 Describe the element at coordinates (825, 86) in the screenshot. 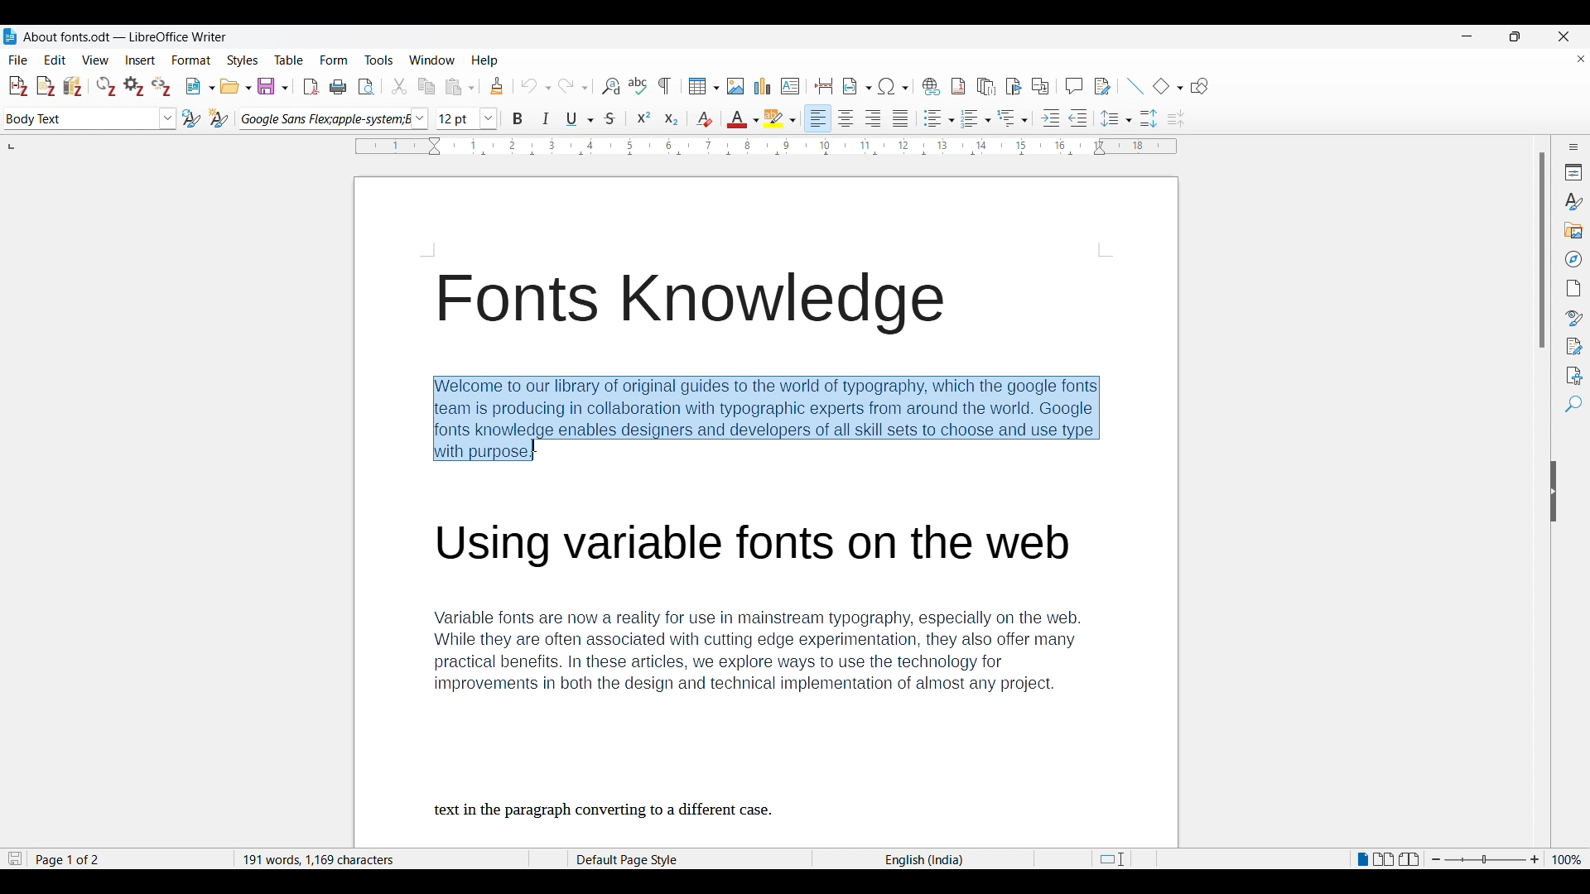

I see `Insert page break` at that location.